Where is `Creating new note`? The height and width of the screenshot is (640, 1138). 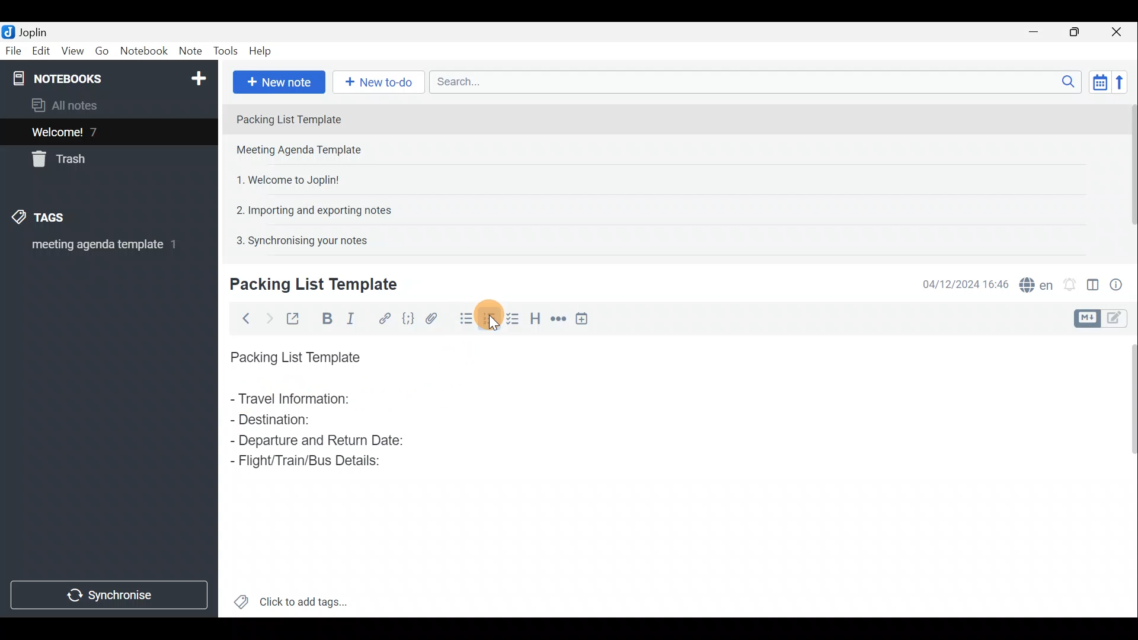
Creating new note is located at coordinates (306, 285).